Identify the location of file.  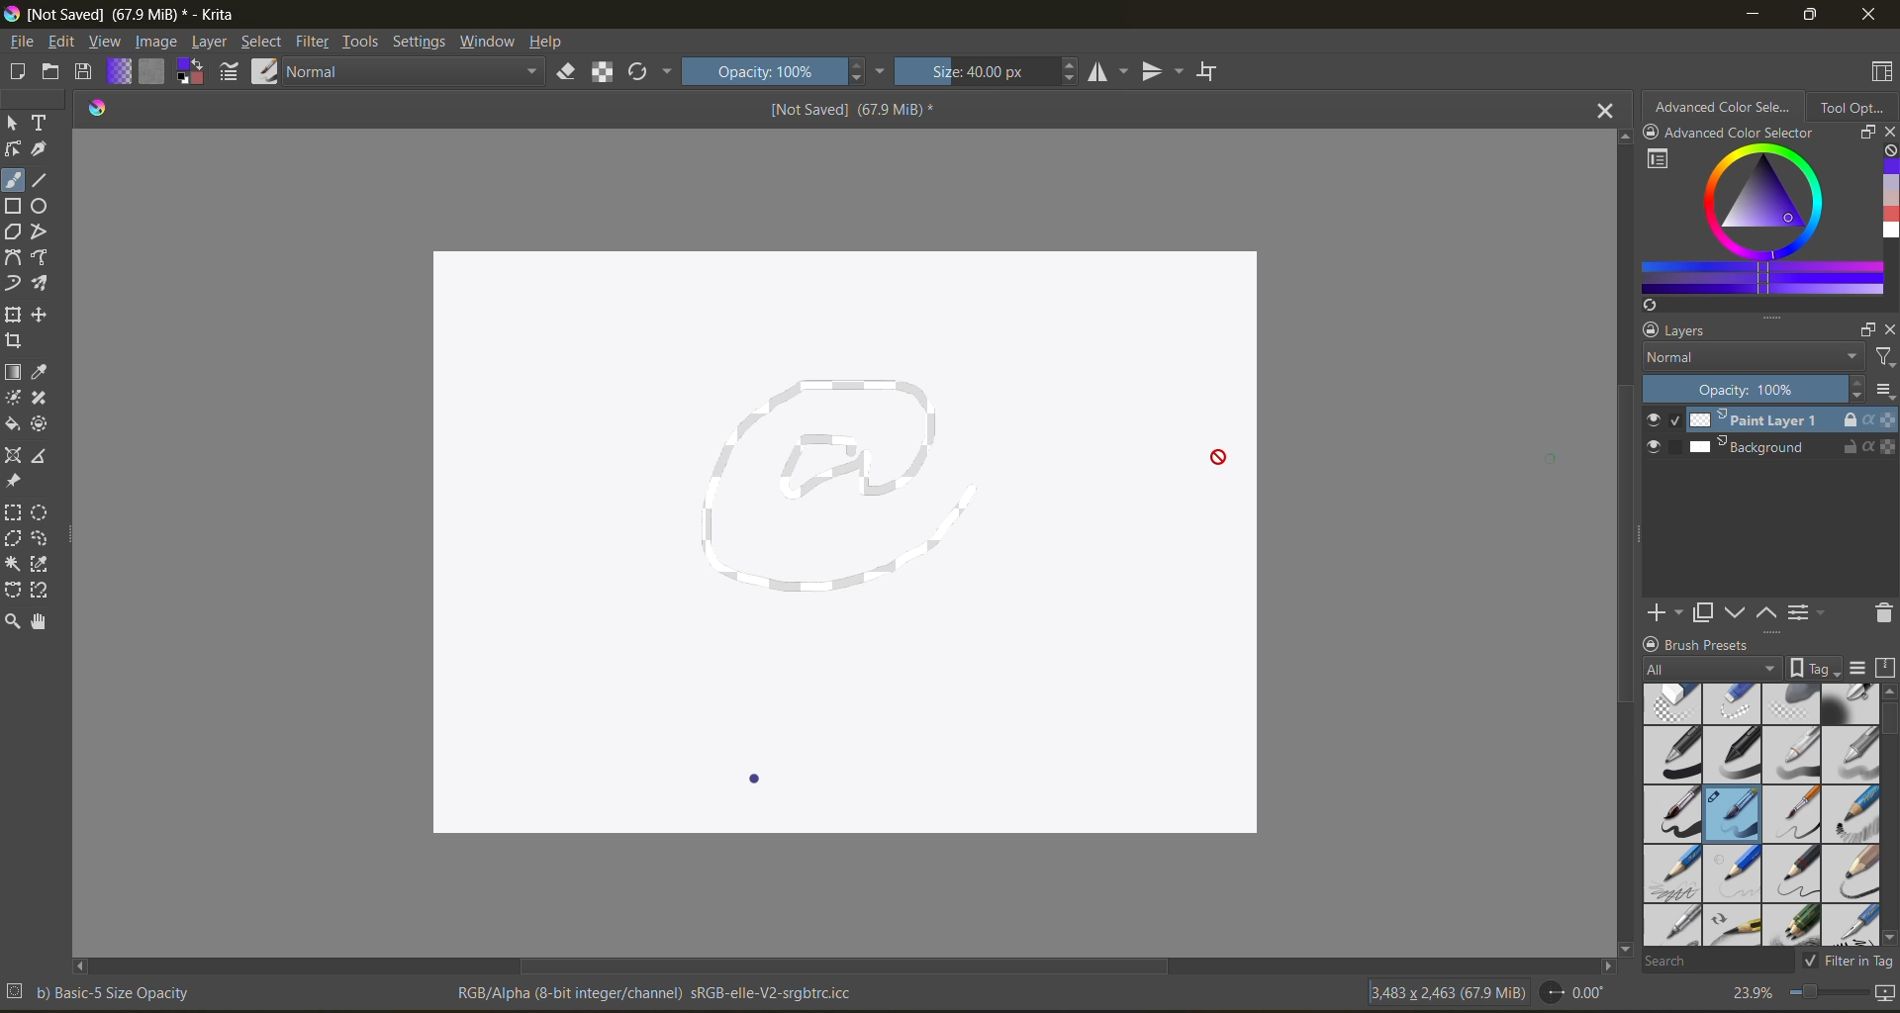
(21, 42).